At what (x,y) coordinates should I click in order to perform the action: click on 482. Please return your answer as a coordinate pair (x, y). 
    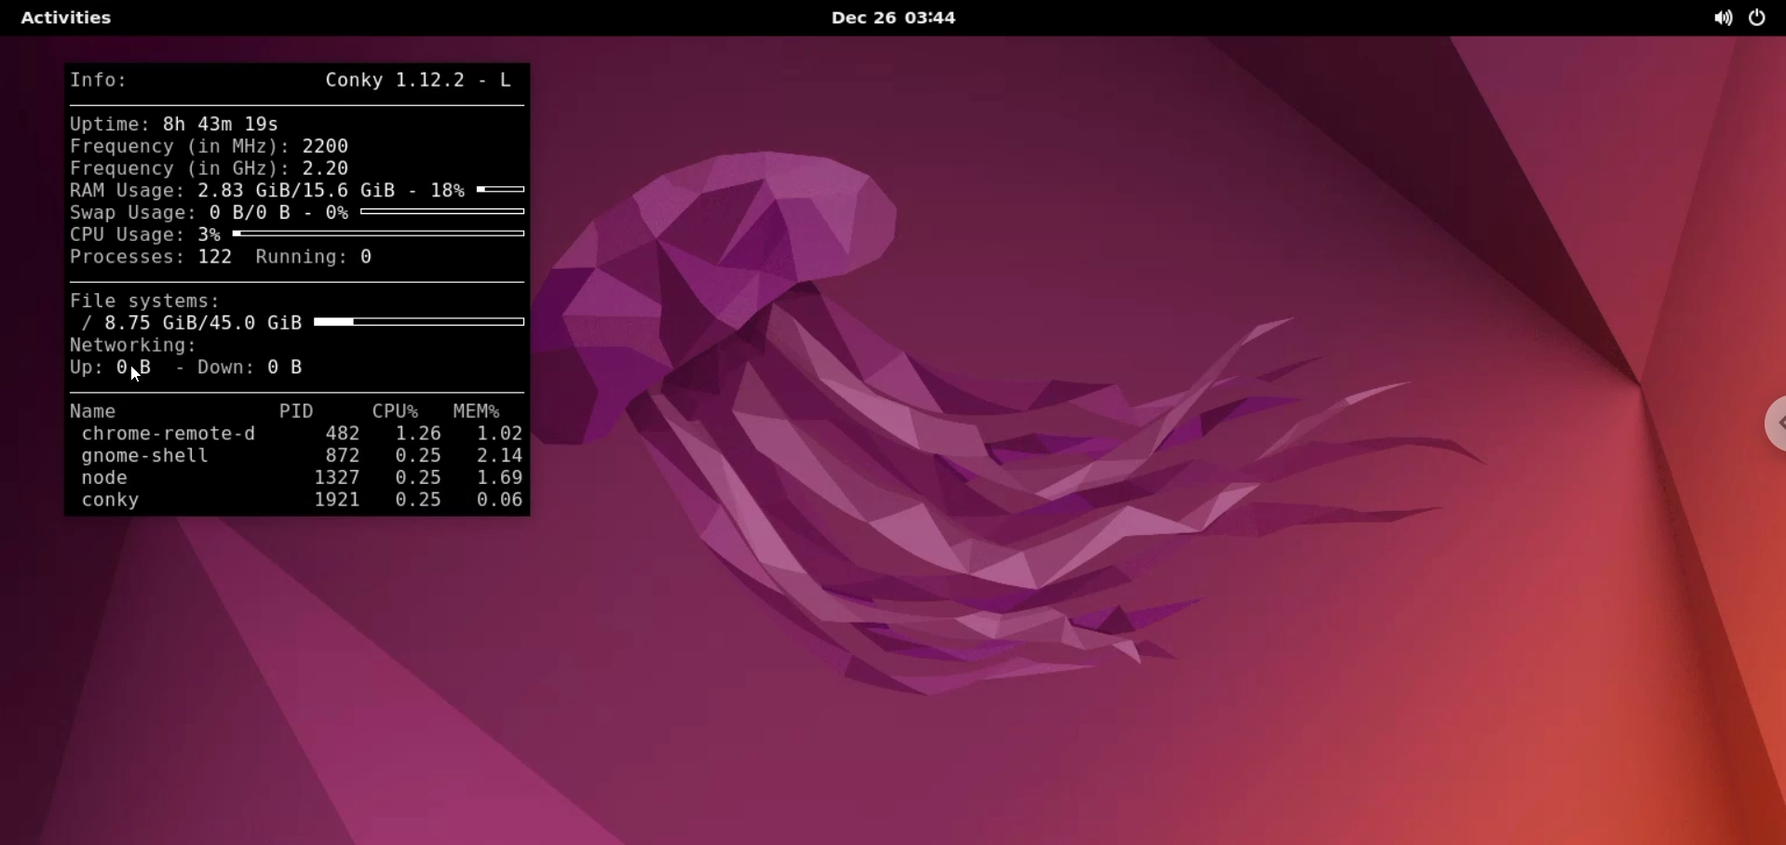
    Looking at the image, I should click on (345, 433).